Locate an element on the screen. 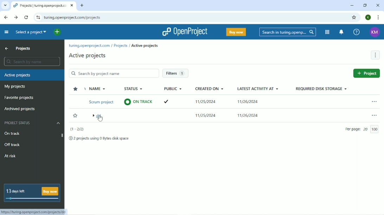 This screenshot has width=384, height=215. Scrum project is located at coordinates (98, 102).